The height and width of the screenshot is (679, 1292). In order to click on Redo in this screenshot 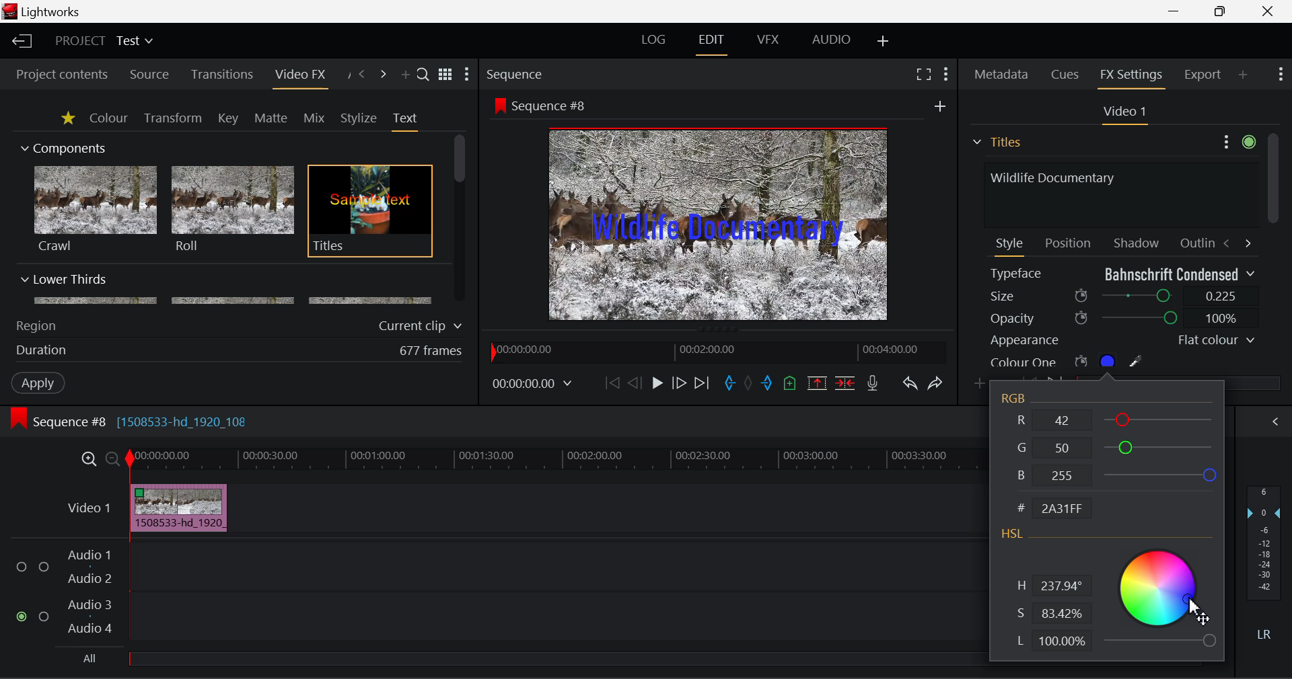, I will do `click(937, 383)`.